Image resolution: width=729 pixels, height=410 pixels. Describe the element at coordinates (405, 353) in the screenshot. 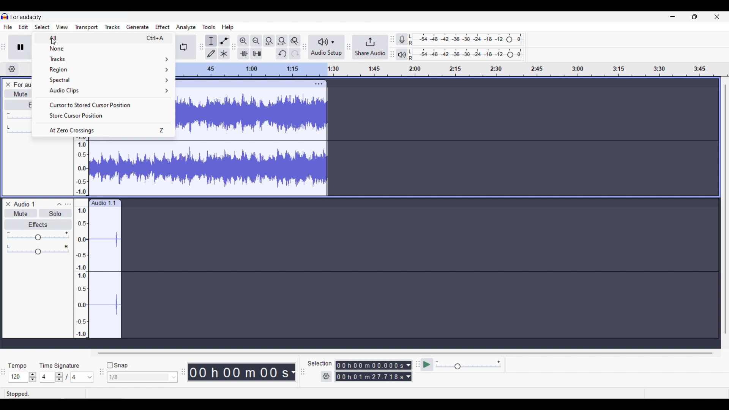

I see `Horizontal slide bar` at that location.